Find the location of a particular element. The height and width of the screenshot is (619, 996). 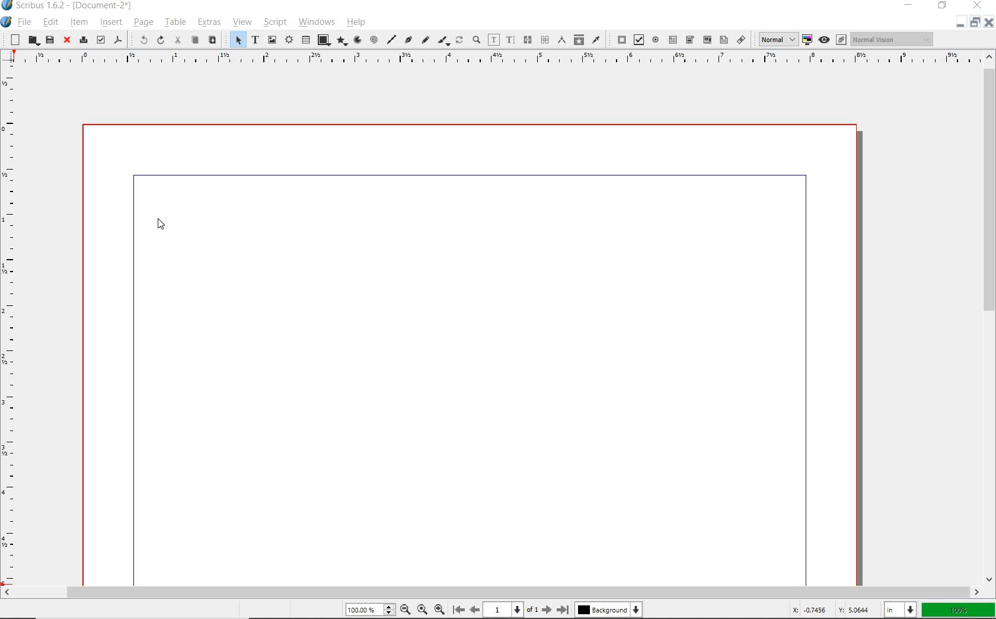

zoom in is located at coordinates (405, 609).